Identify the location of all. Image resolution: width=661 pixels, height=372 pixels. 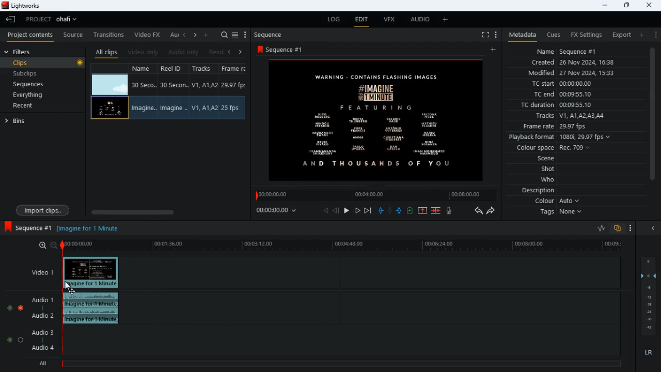
(45, 364).